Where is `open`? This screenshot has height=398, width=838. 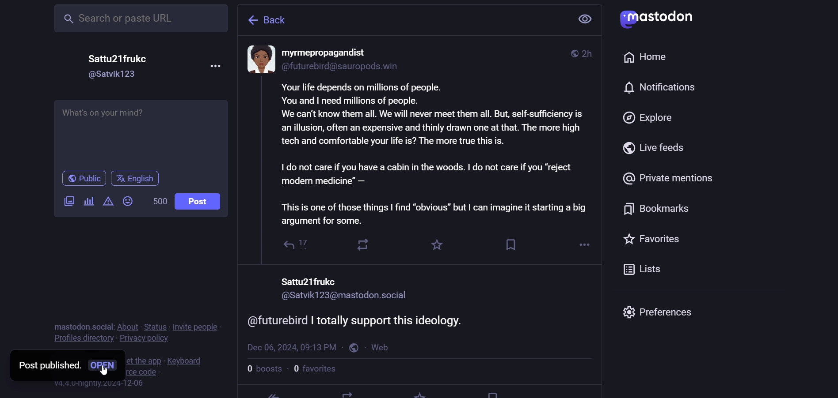
open is located at coordinates (103, 366).